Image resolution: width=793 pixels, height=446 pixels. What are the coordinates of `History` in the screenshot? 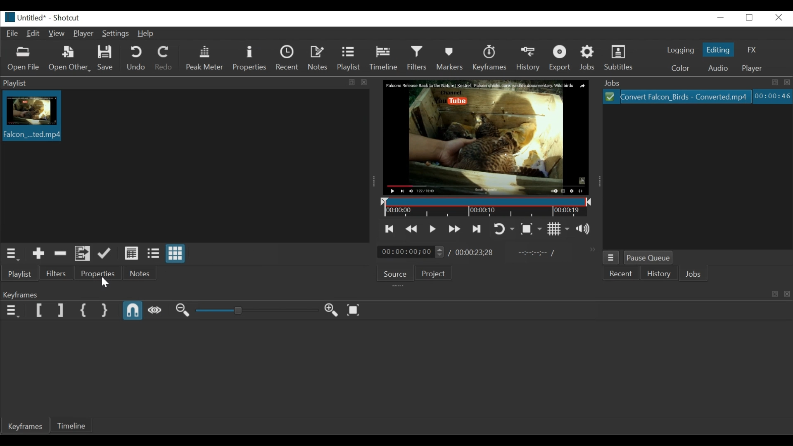 It's located at (529, 59).